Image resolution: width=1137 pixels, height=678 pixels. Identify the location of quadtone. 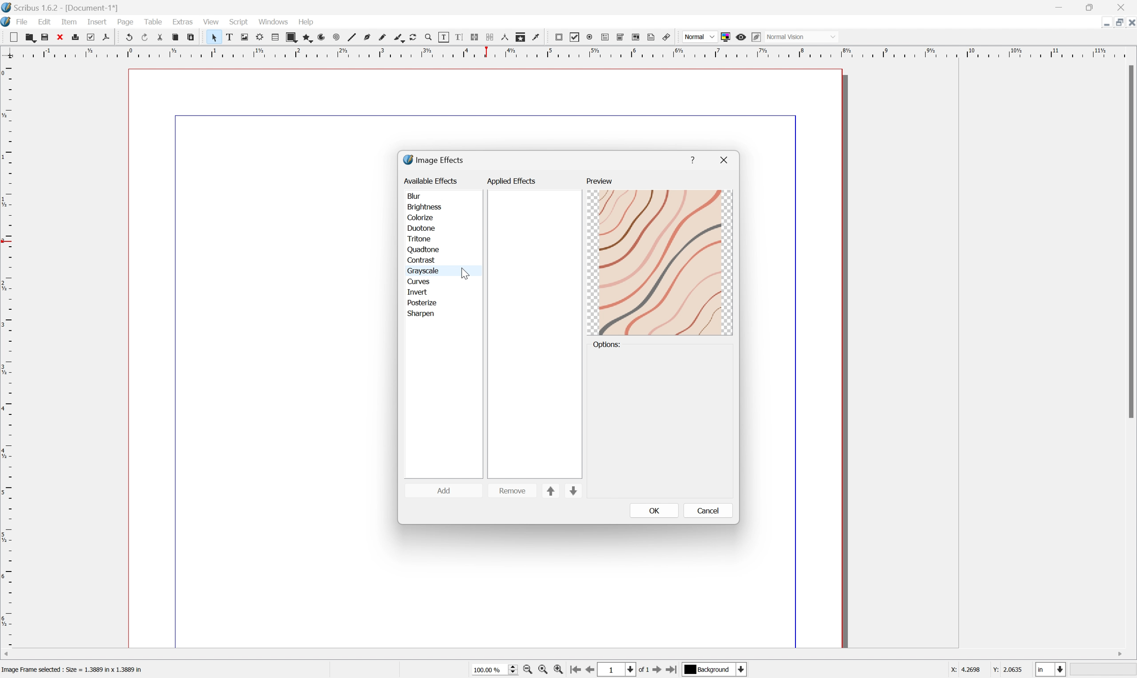
(424, 249).